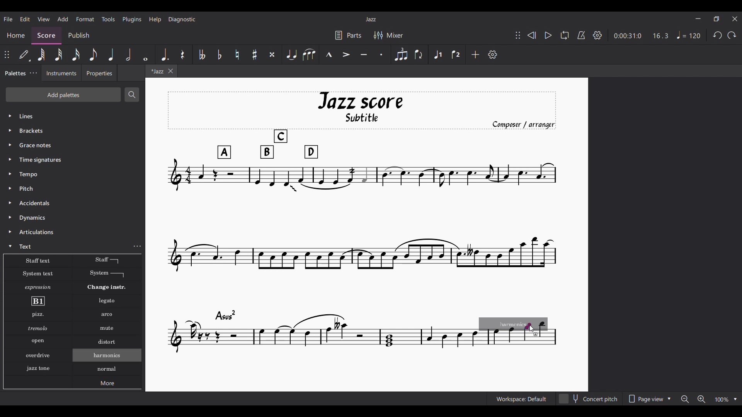 This screenshot has height=417, width=742. What do you see at coordinates (41, 54) in the screenshot?
I see `64th note` at bounding box center [41, 54].